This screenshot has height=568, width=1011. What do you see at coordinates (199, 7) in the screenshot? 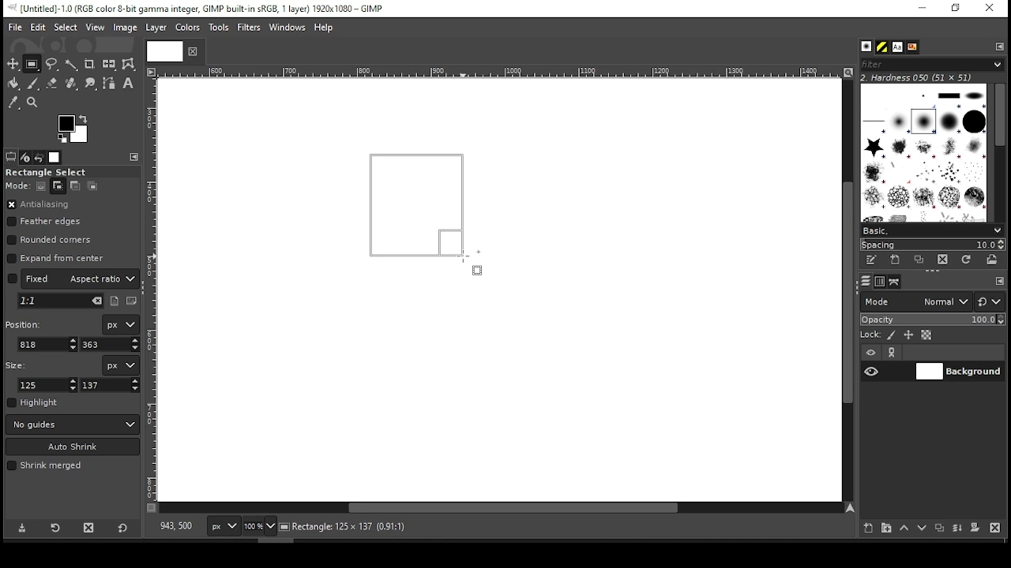
I see `icon and filename` at bounding box center [199, 7].